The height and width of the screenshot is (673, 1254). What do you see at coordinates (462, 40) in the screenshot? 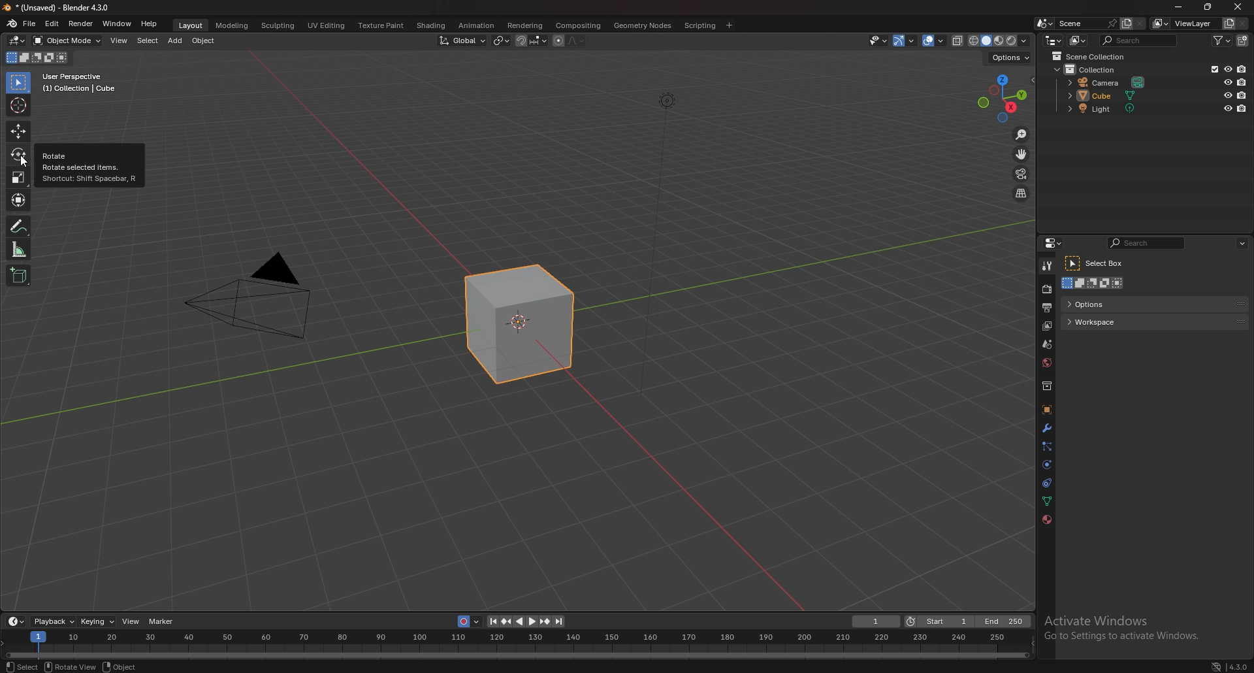
I see `transformation orientation` at bounding box center [462, 40].